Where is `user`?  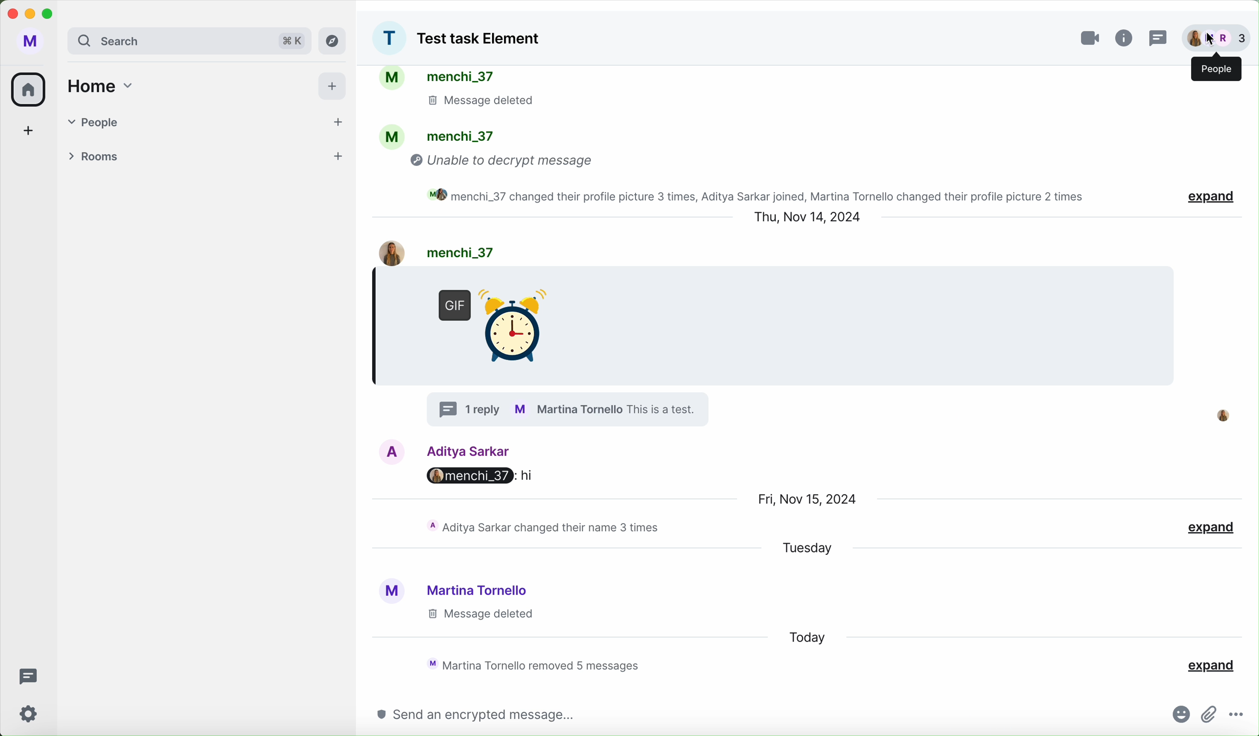 user is located at coordinates (456, 251).